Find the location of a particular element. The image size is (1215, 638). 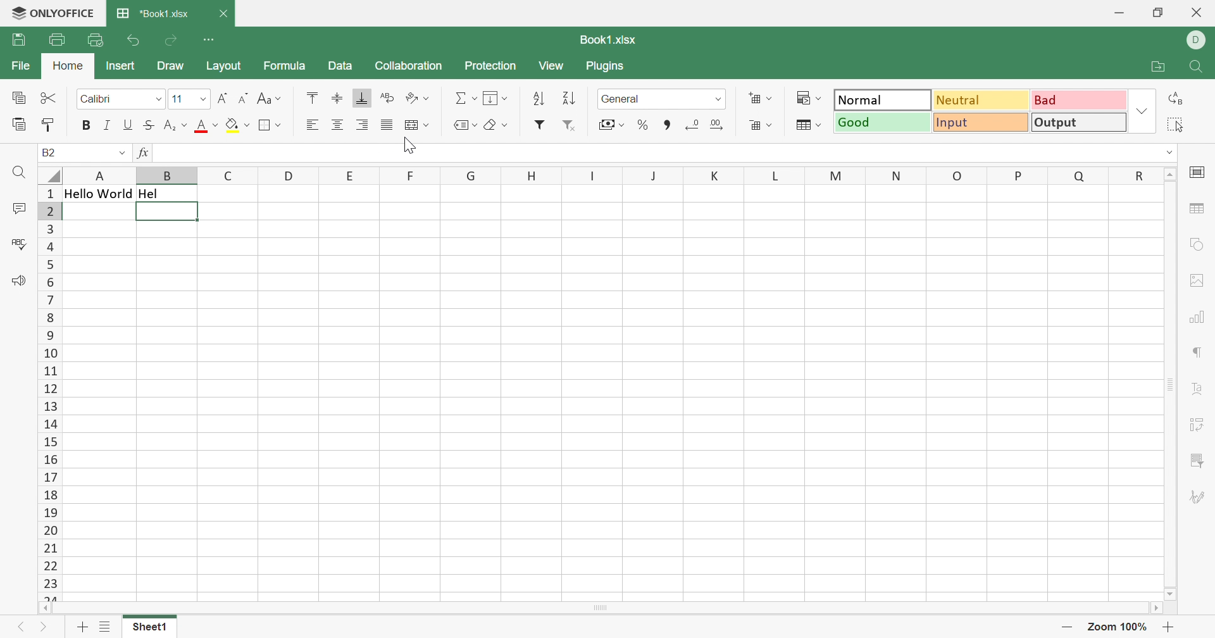

Replace is located at coordinates (1175, 98).